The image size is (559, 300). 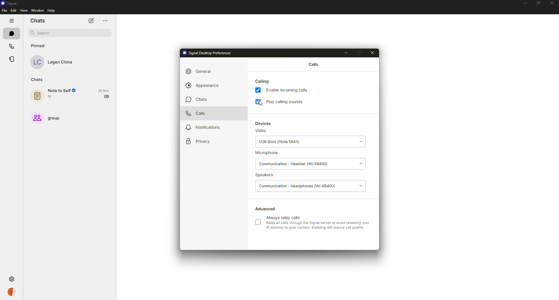 What do you see at coordinates (105, 90) in the screenshot?
I see `26 Nov` at bounding box center [105, 90].